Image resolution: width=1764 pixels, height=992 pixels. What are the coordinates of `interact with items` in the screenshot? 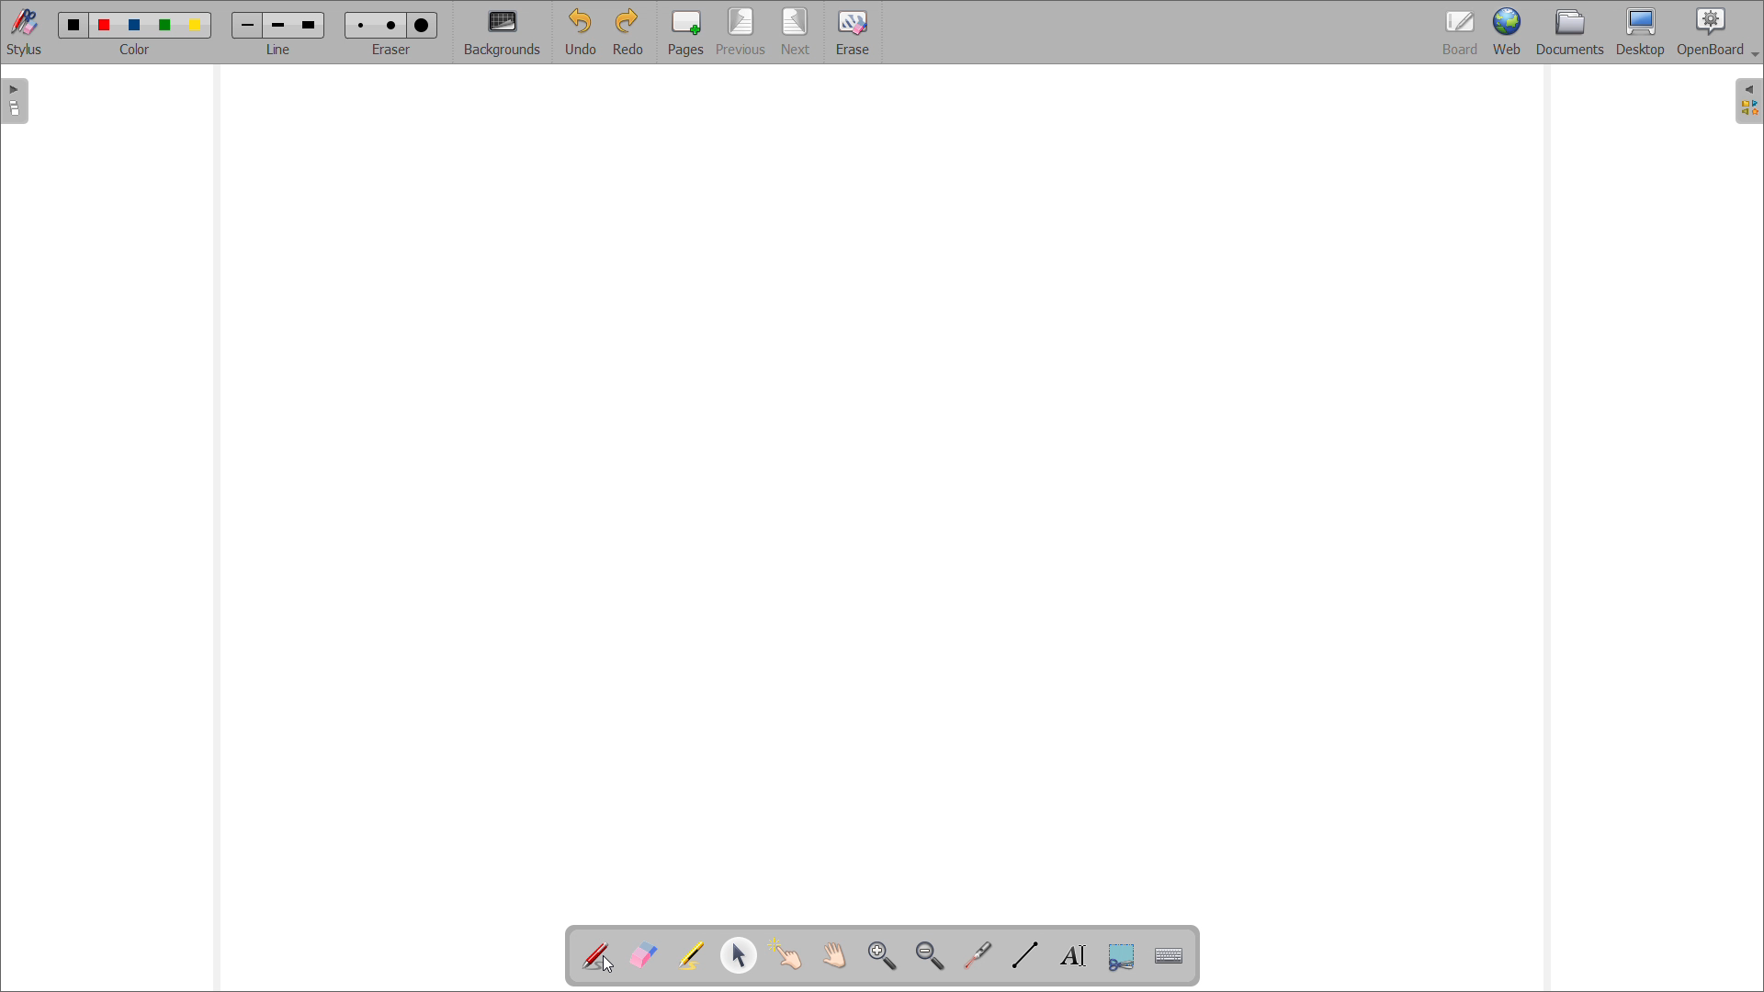 It's located at (787, 954).